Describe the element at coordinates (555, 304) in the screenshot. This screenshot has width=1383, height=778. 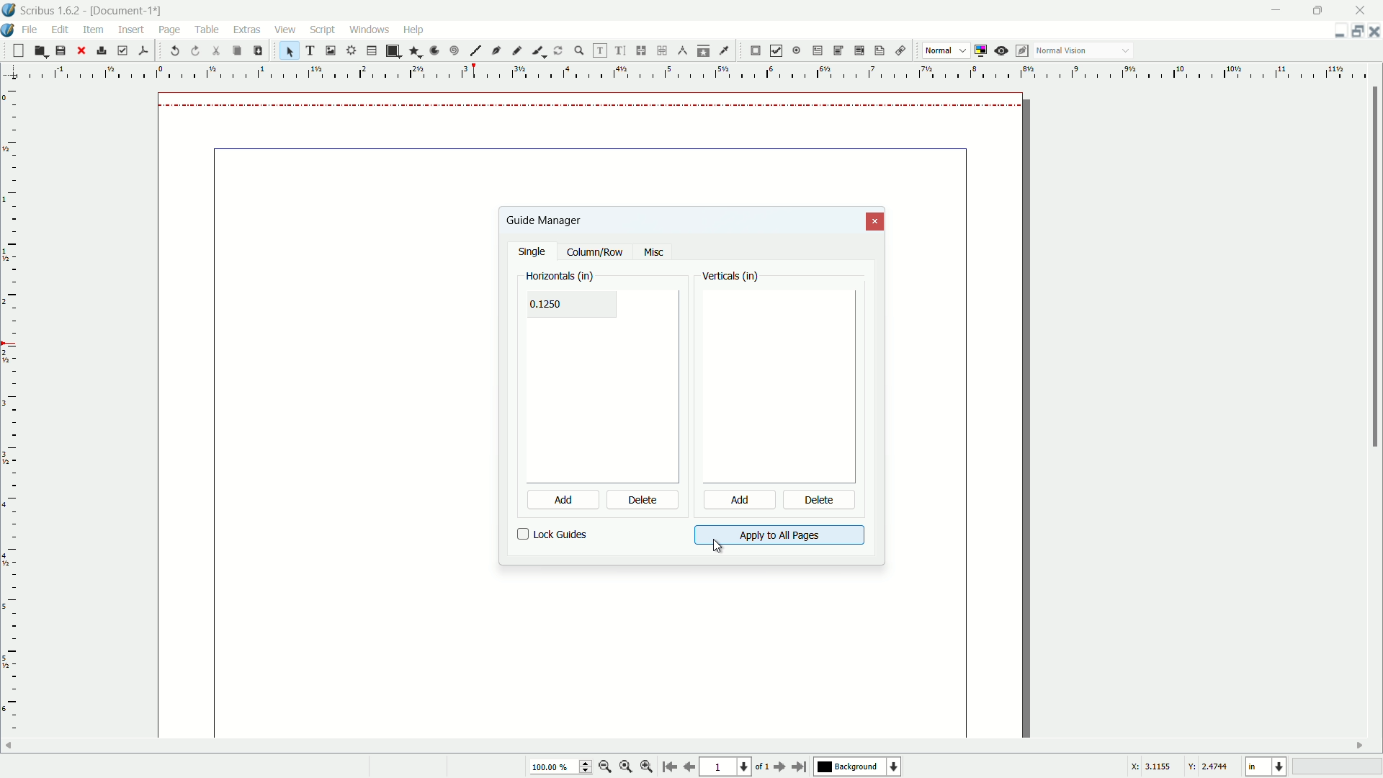
I see `0.1250 in` at that location.